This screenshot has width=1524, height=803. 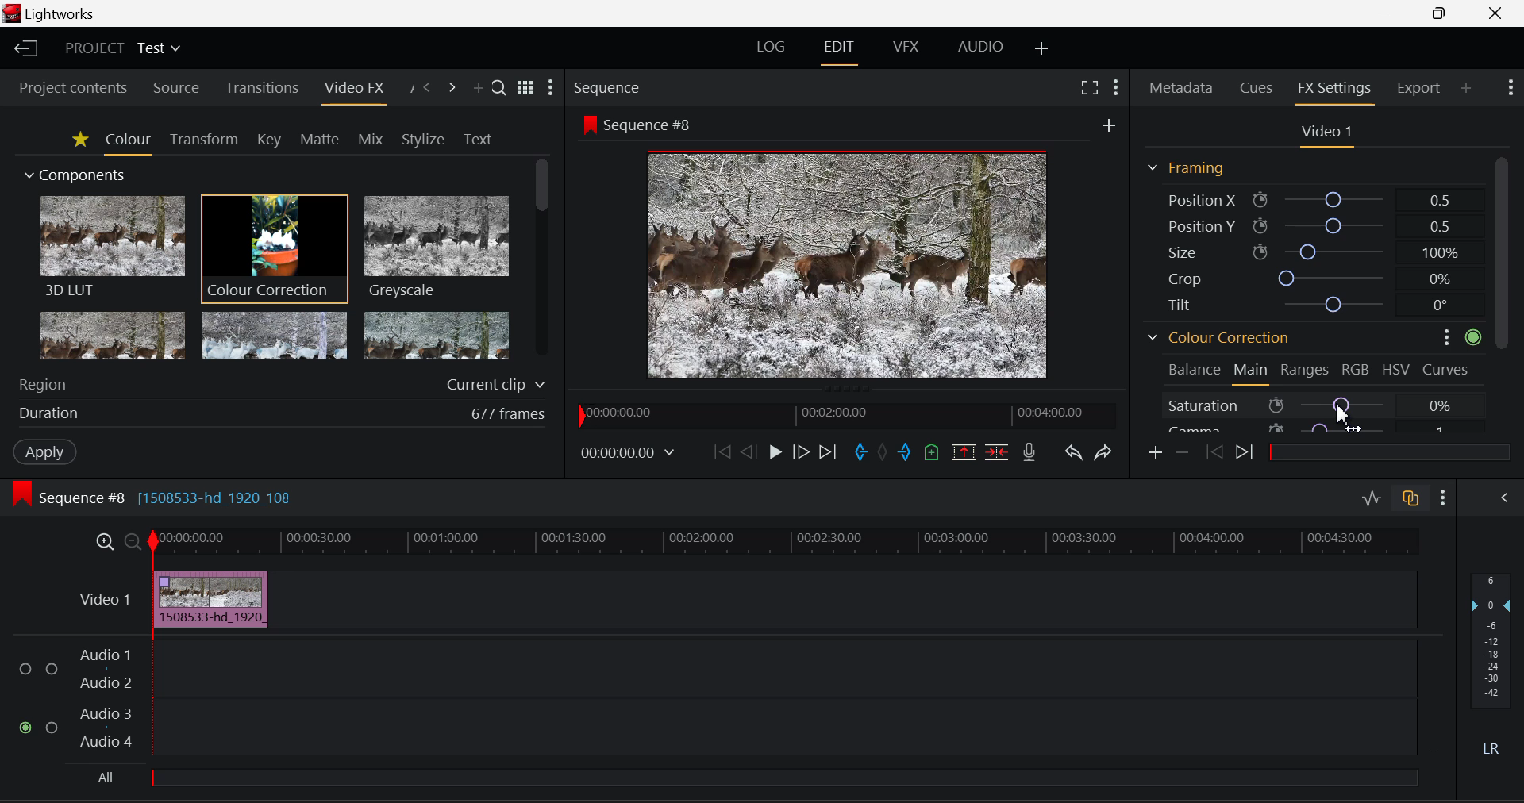 What do you see at coordinates (272, 335) in the screenshot?
I see `Mosaic` at bounding box center [272, 335].